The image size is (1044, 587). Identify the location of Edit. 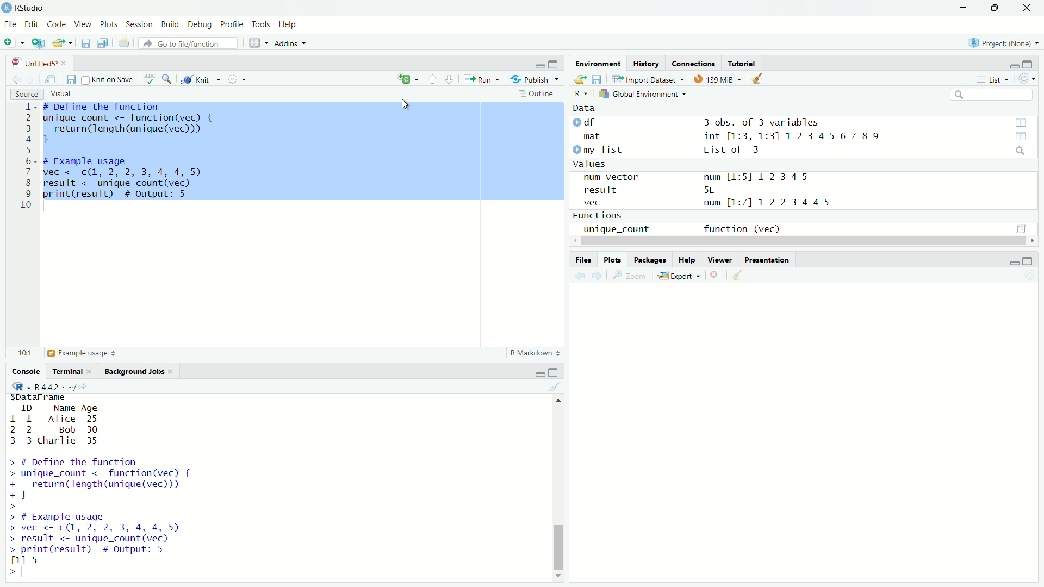
(33, 26).